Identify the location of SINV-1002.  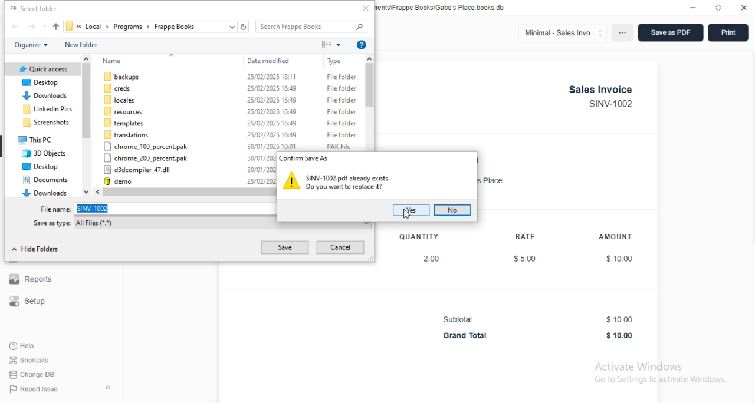
(610, 104).